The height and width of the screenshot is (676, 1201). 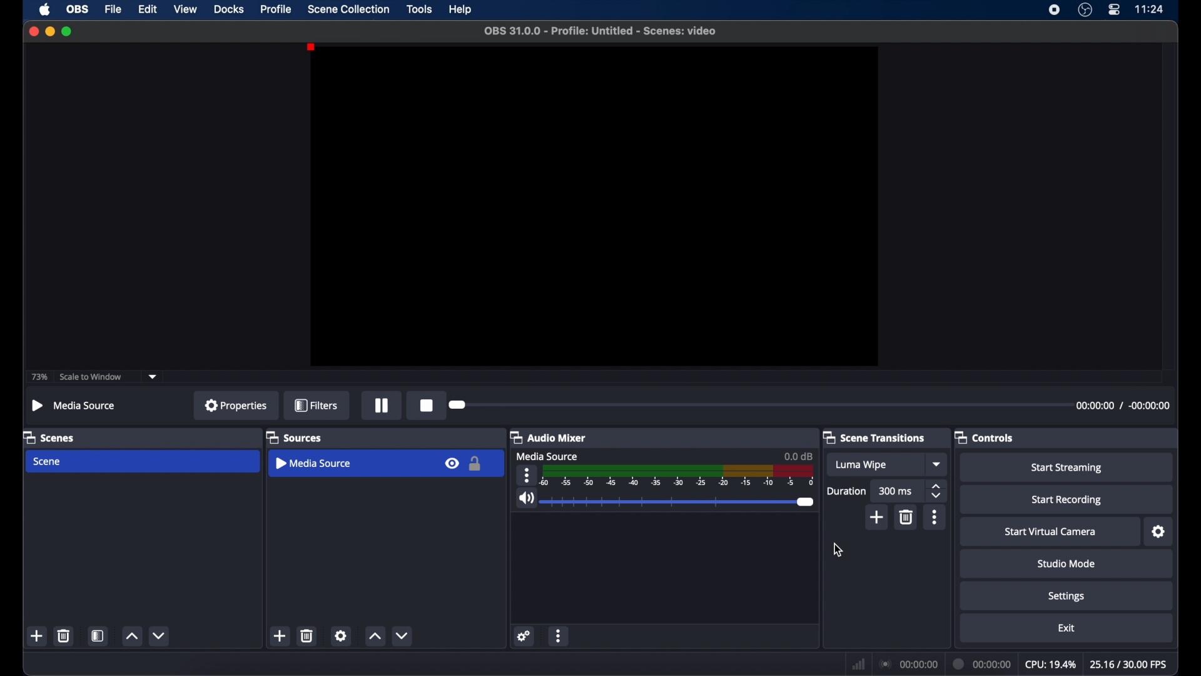 I want to click on no source selected, so click(x=74, y=405).